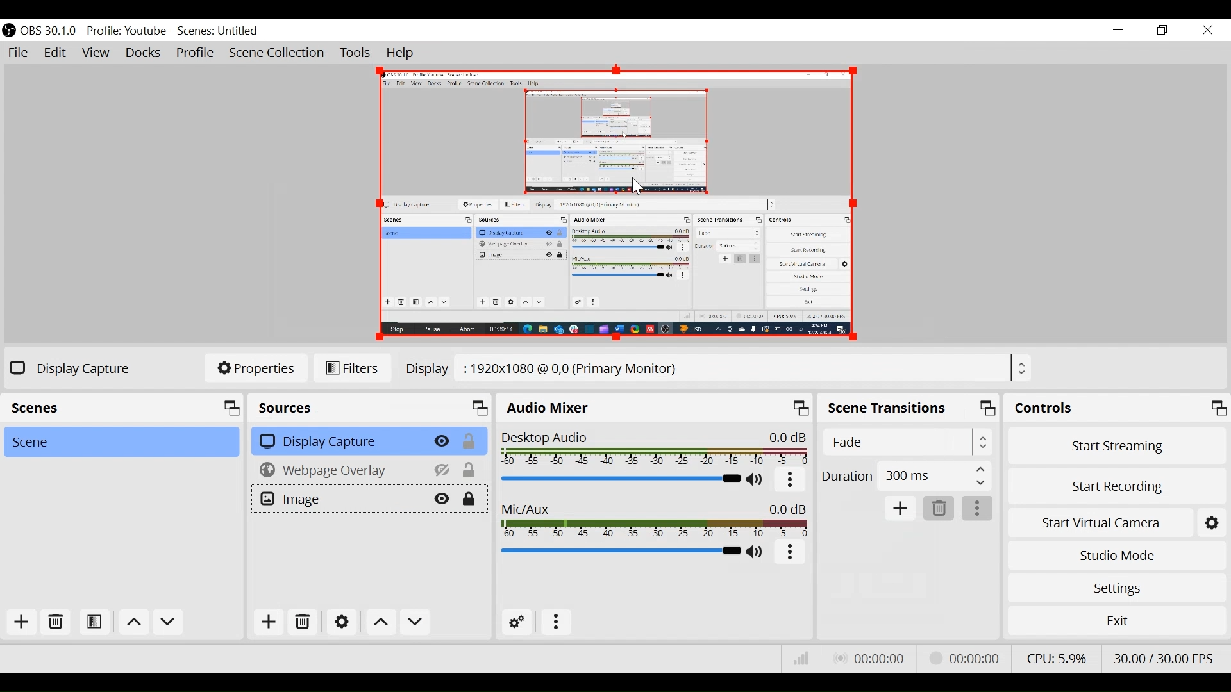  What do you see at coordinates (56, 53) in the screenshot?
I see `Edit` at bounding box center [56, 53].